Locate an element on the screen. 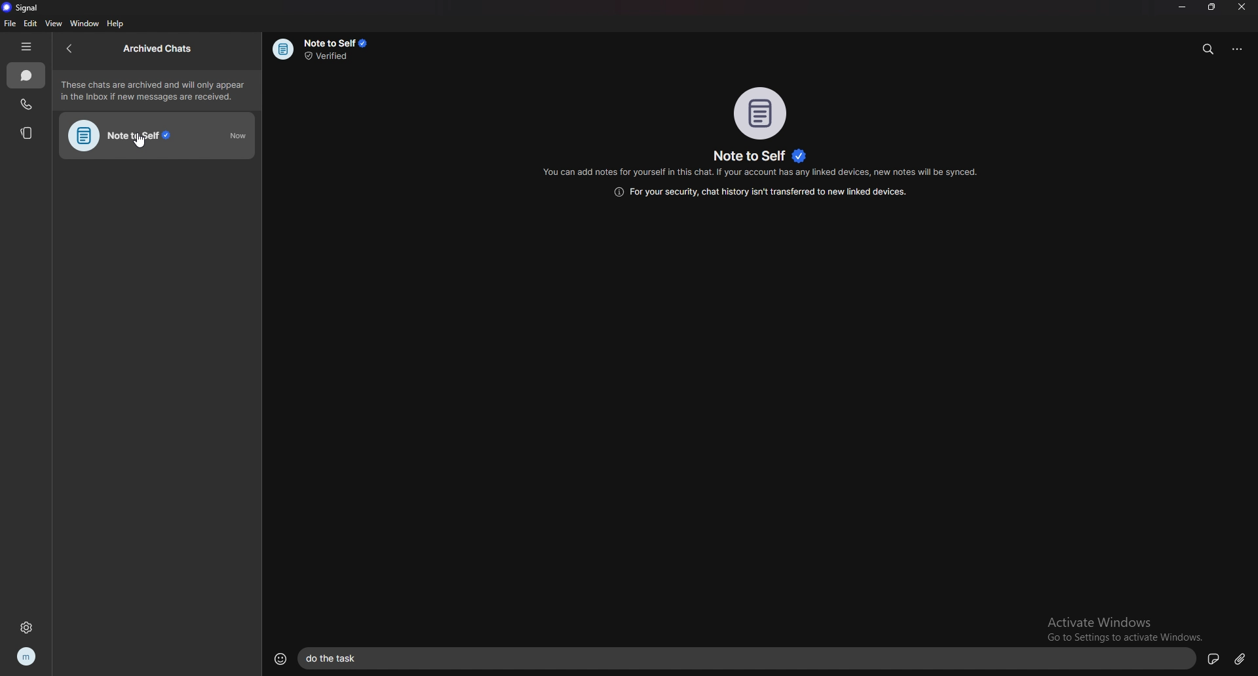 The image size is (1258, 676). file is located at coordinates (9, 24).